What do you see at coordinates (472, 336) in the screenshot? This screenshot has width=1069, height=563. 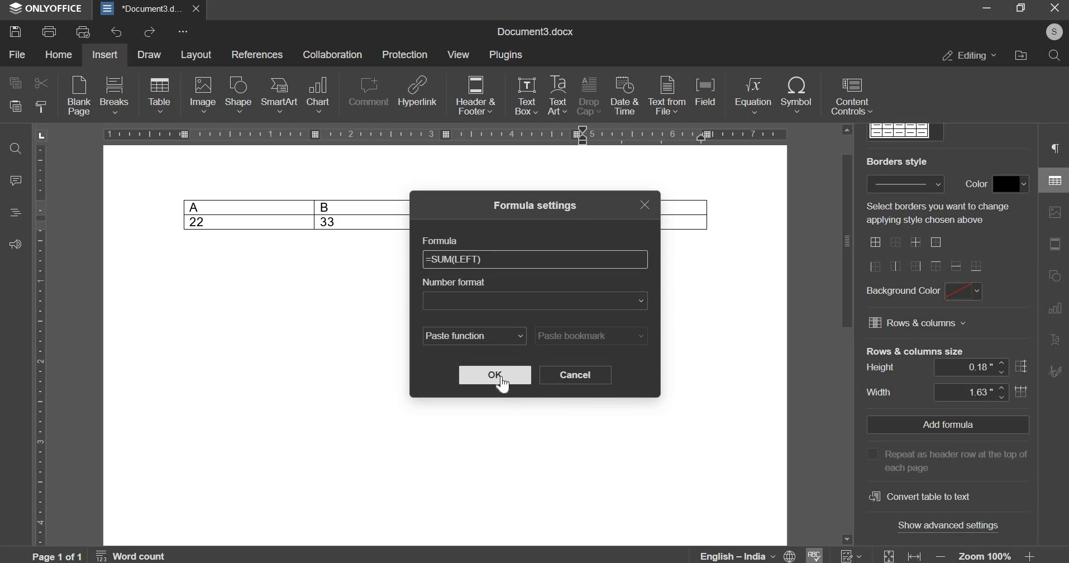 I see `paste function` at bounding box center [472, 336].